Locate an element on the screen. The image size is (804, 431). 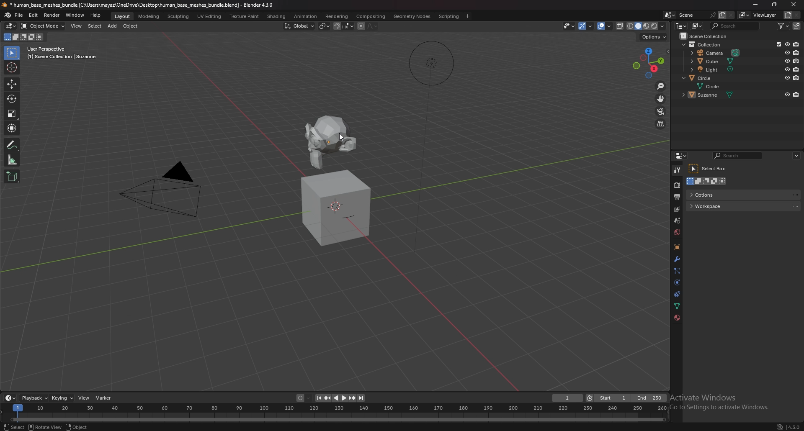
material is located at coordinates (676, 318).